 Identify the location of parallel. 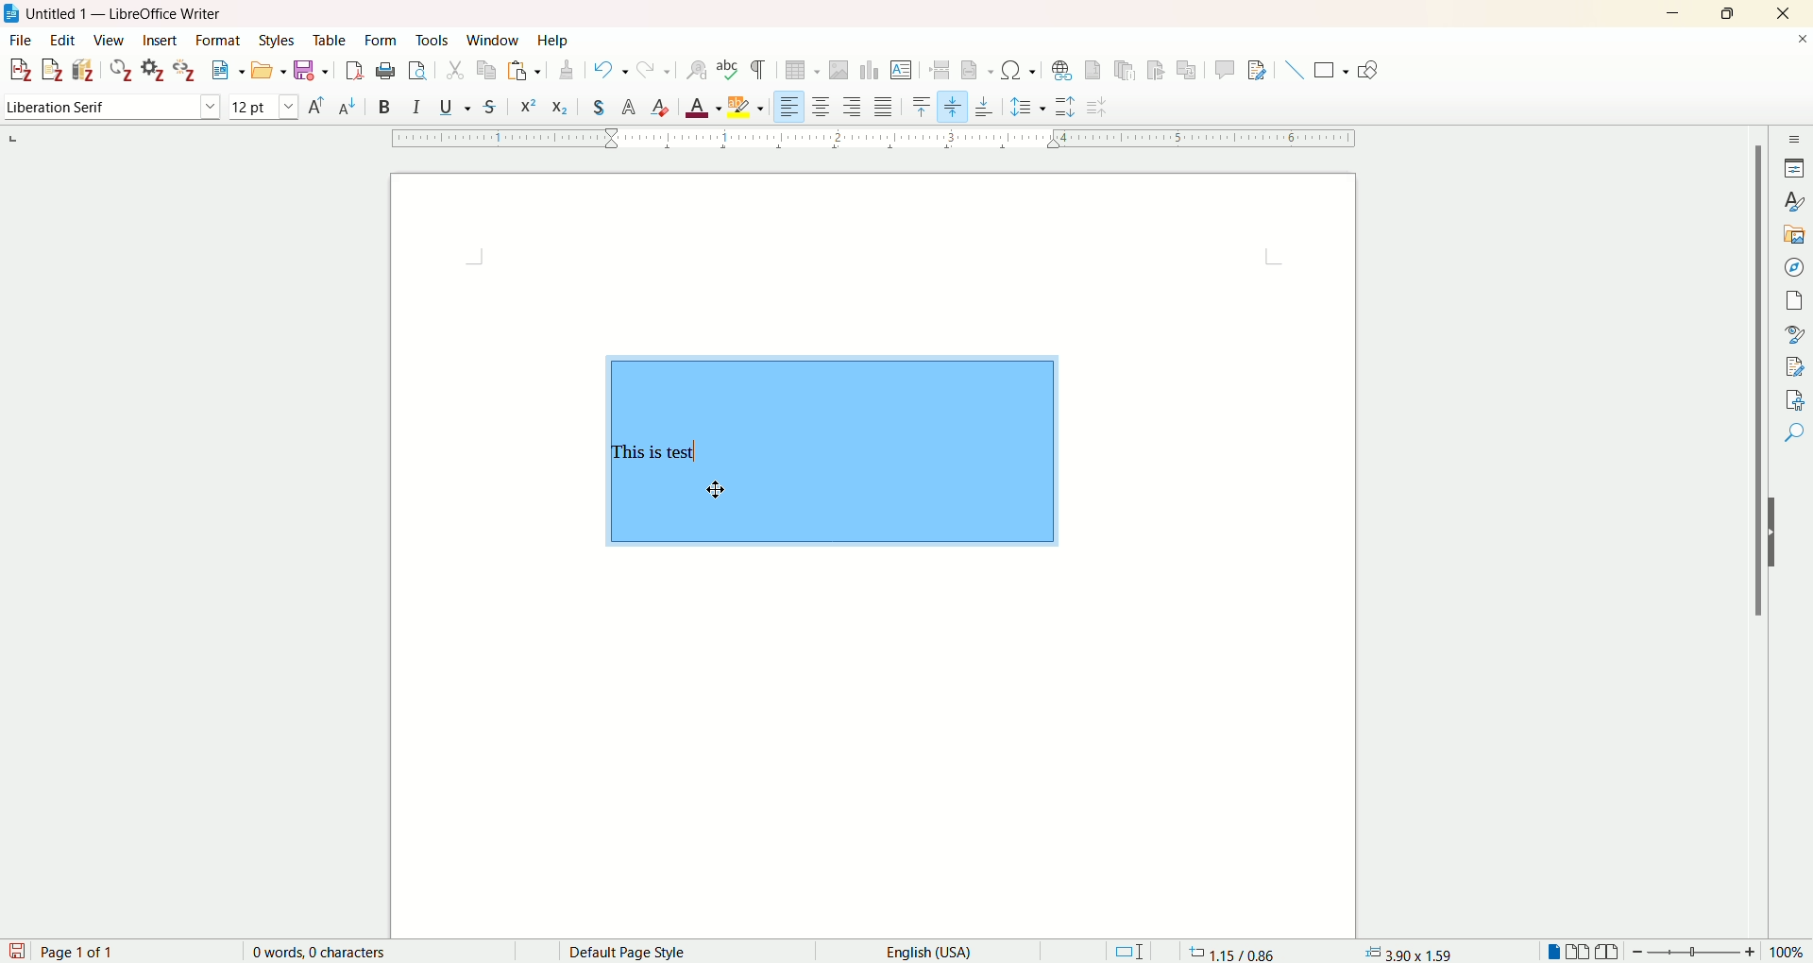
(100, 109).